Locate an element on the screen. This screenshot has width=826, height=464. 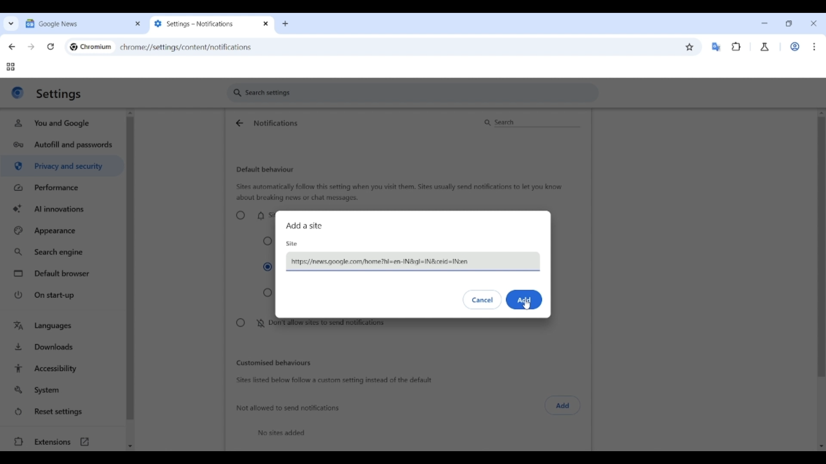
On start-up is located at coordinates (64, 295).